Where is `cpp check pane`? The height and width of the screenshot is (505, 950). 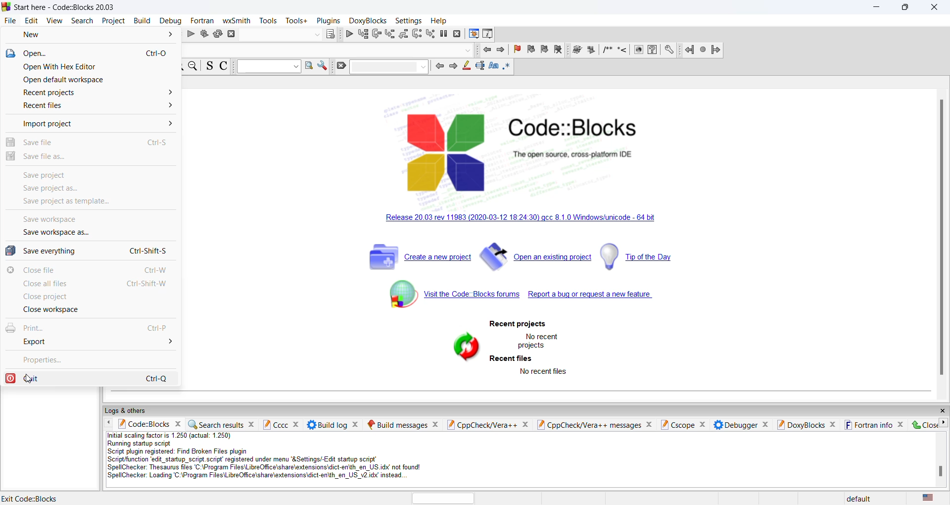 cpp check pane is located at coordinates (486, 423).